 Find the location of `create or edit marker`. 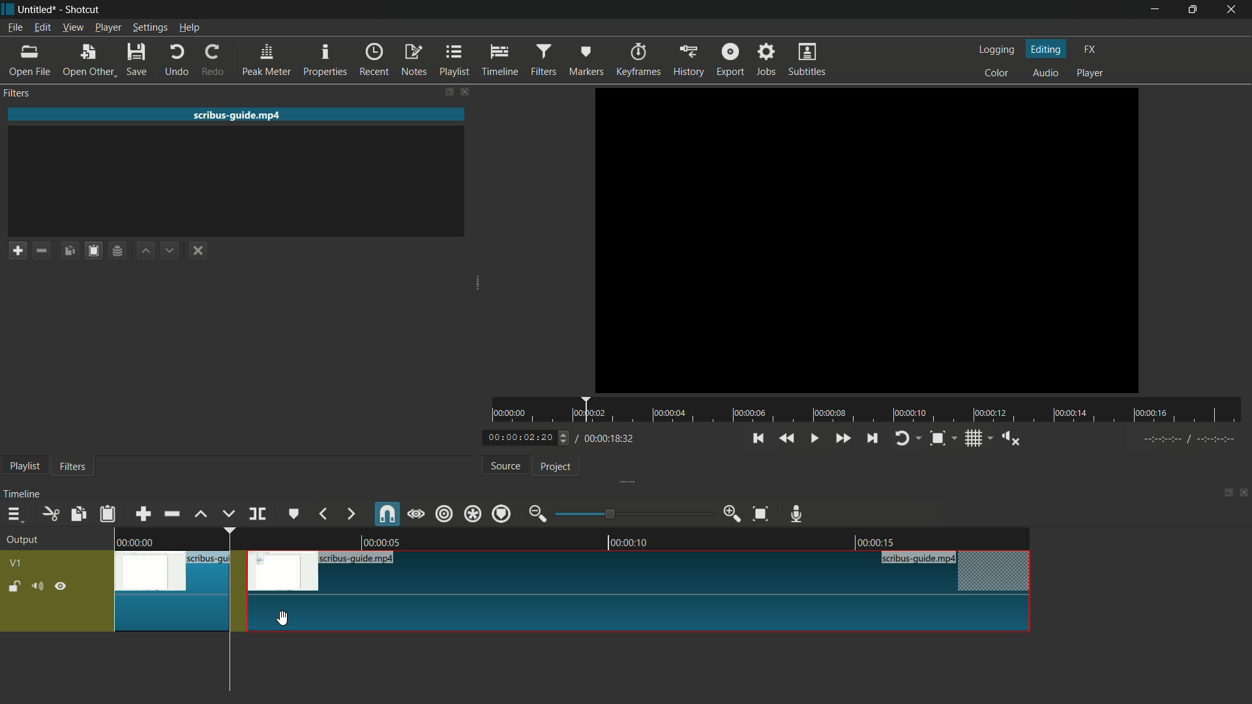

create or edit marker is located at coordinates (295, 513).